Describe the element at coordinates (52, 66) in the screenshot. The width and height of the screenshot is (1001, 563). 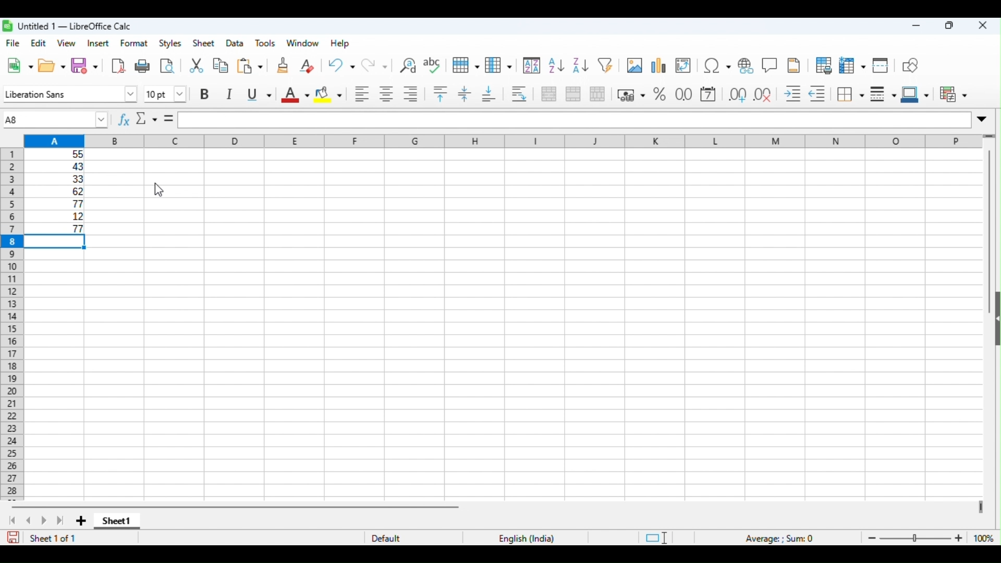
I see `open` at that location.